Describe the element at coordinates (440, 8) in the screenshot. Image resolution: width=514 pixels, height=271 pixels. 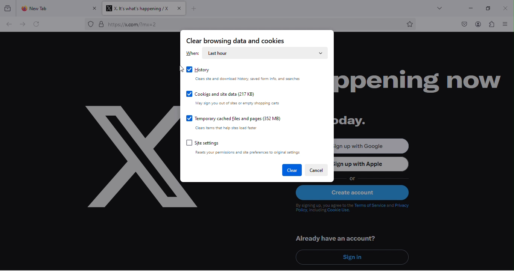
I see `drop down` at that location.